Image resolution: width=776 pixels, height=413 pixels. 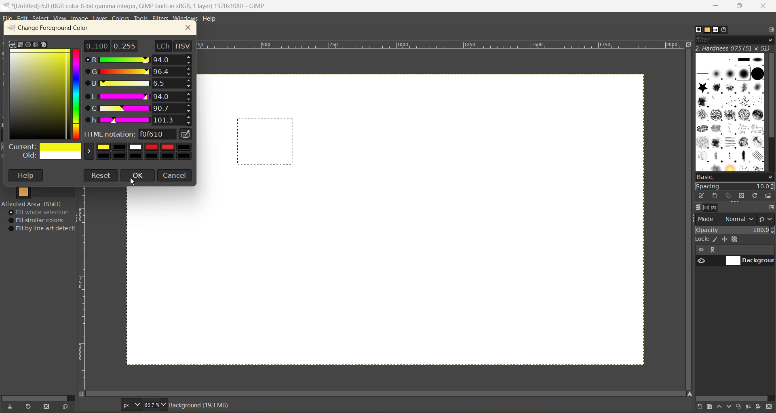 What do you see at coordinates (734, 49) in the screenshot?
I see `hardness` at bounding box center [734, 49].